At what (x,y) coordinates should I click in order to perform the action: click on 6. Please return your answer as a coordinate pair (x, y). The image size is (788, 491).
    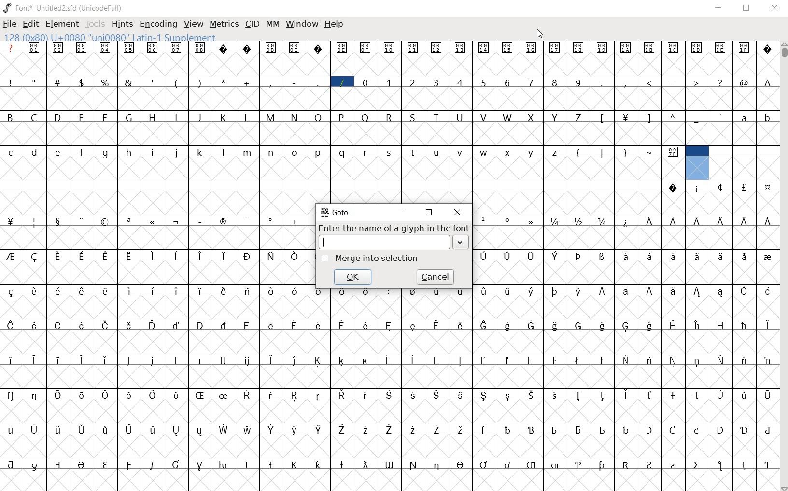
    Looking at the image, I should click on (508, 82).